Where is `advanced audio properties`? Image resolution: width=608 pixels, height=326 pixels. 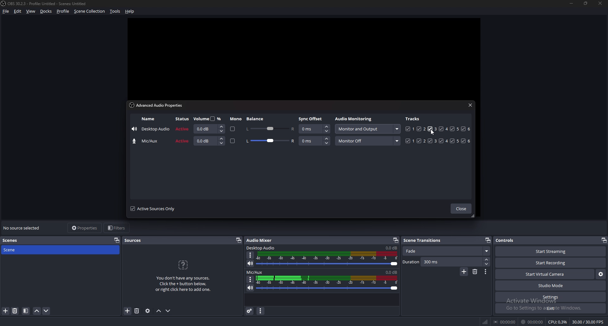
advanced audio properties is located at coordinates (158, 105).